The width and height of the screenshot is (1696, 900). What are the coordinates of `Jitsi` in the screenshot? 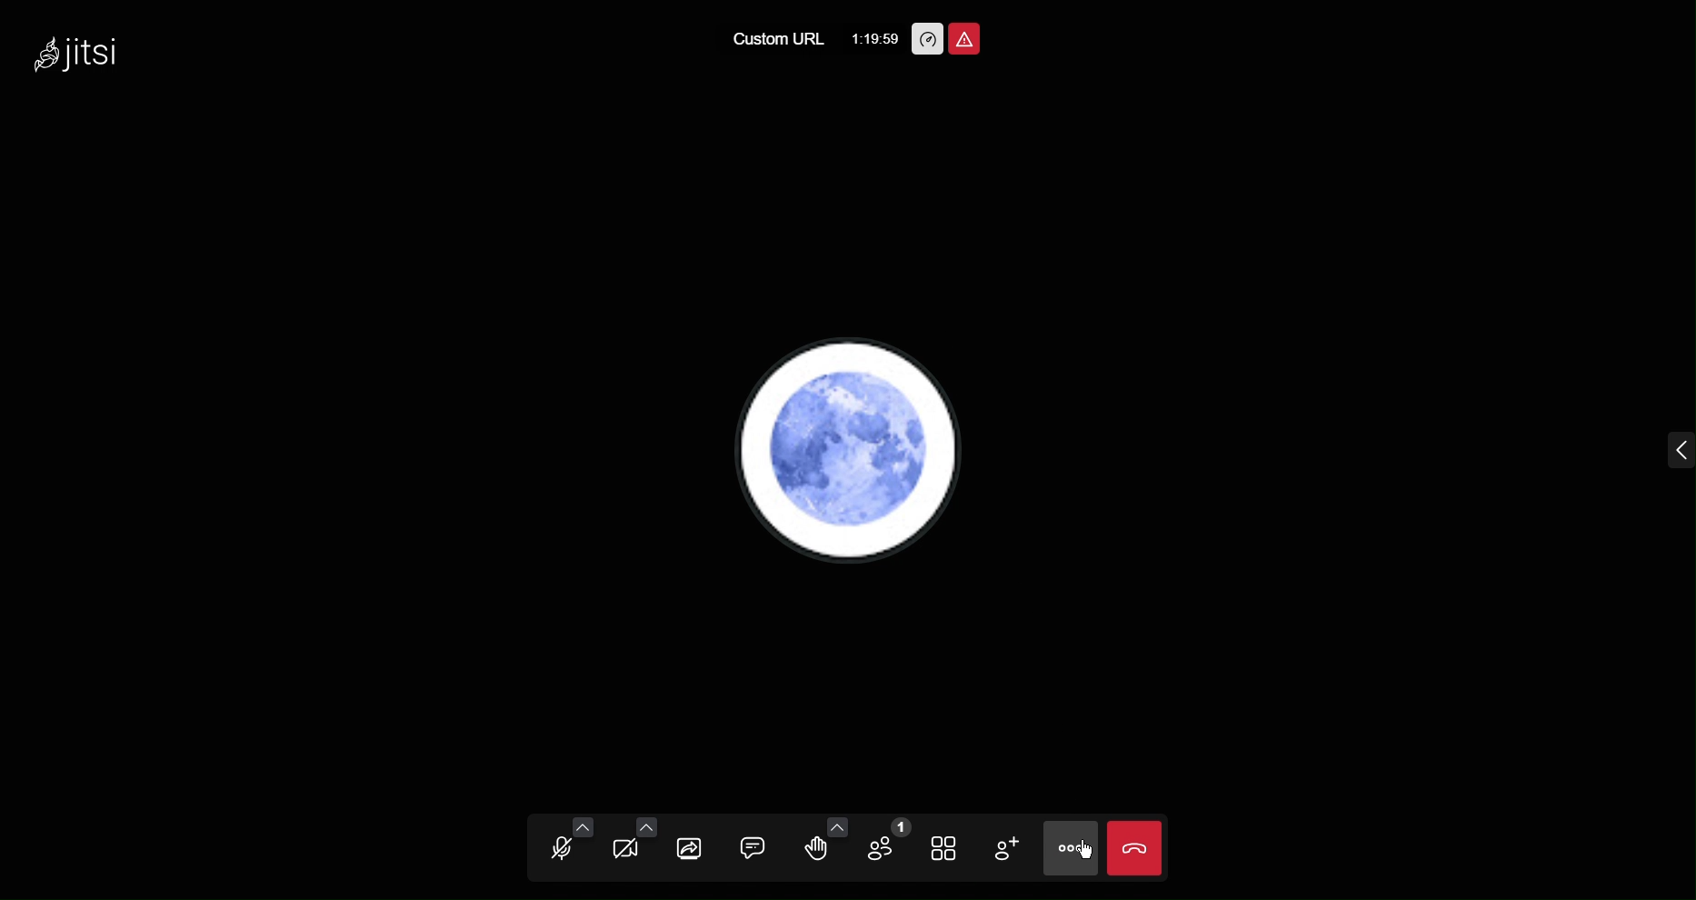 It's located at (79, 54).